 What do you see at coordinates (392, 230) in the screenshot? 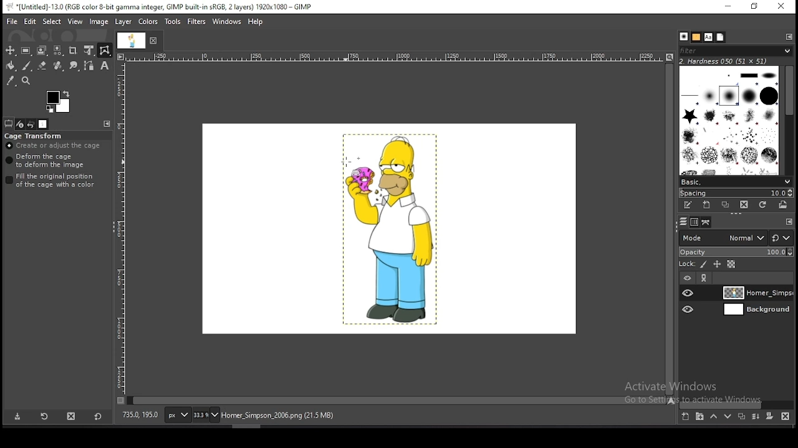
I see `image` at bounding box center [392, 230].